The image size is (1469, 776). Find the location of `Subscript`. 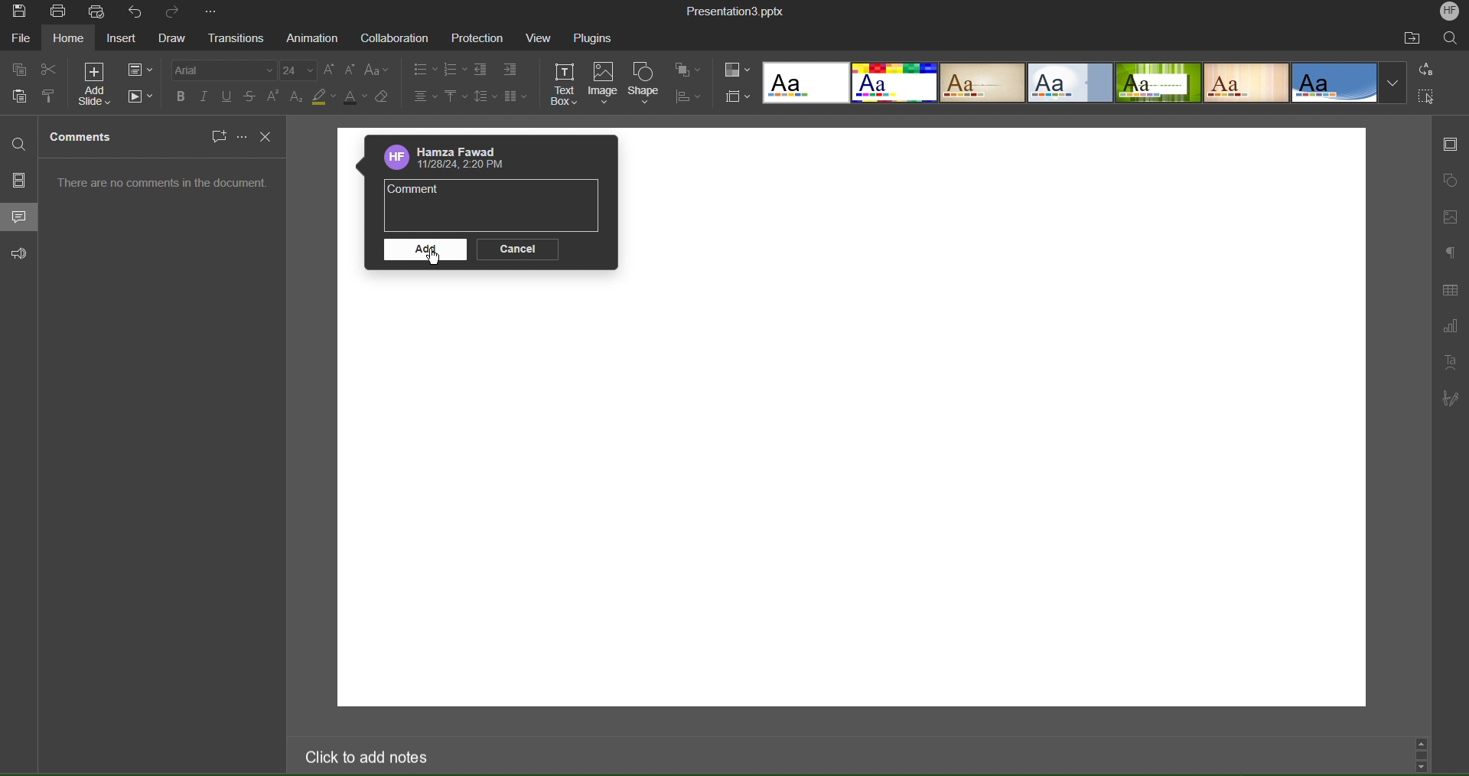

Subscript is located at coordinates (298, 97).